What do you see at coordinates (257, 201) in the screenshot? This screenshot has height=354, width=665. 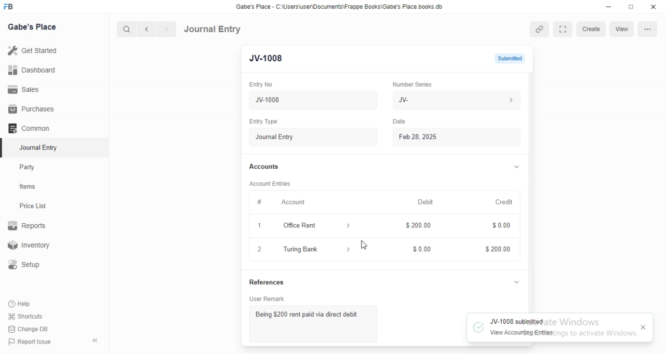 I see `` at bounding box center [257, 201].